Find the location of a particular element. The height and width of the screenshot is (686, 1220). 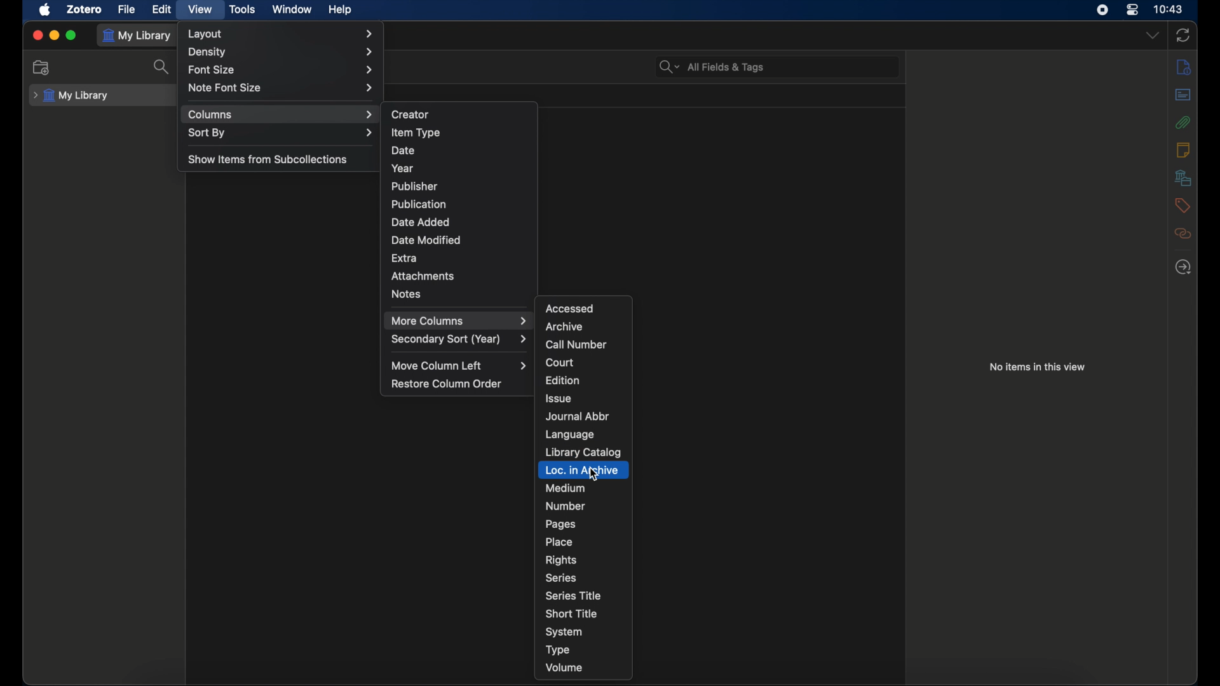

volume is located at coordinates (564, 668).